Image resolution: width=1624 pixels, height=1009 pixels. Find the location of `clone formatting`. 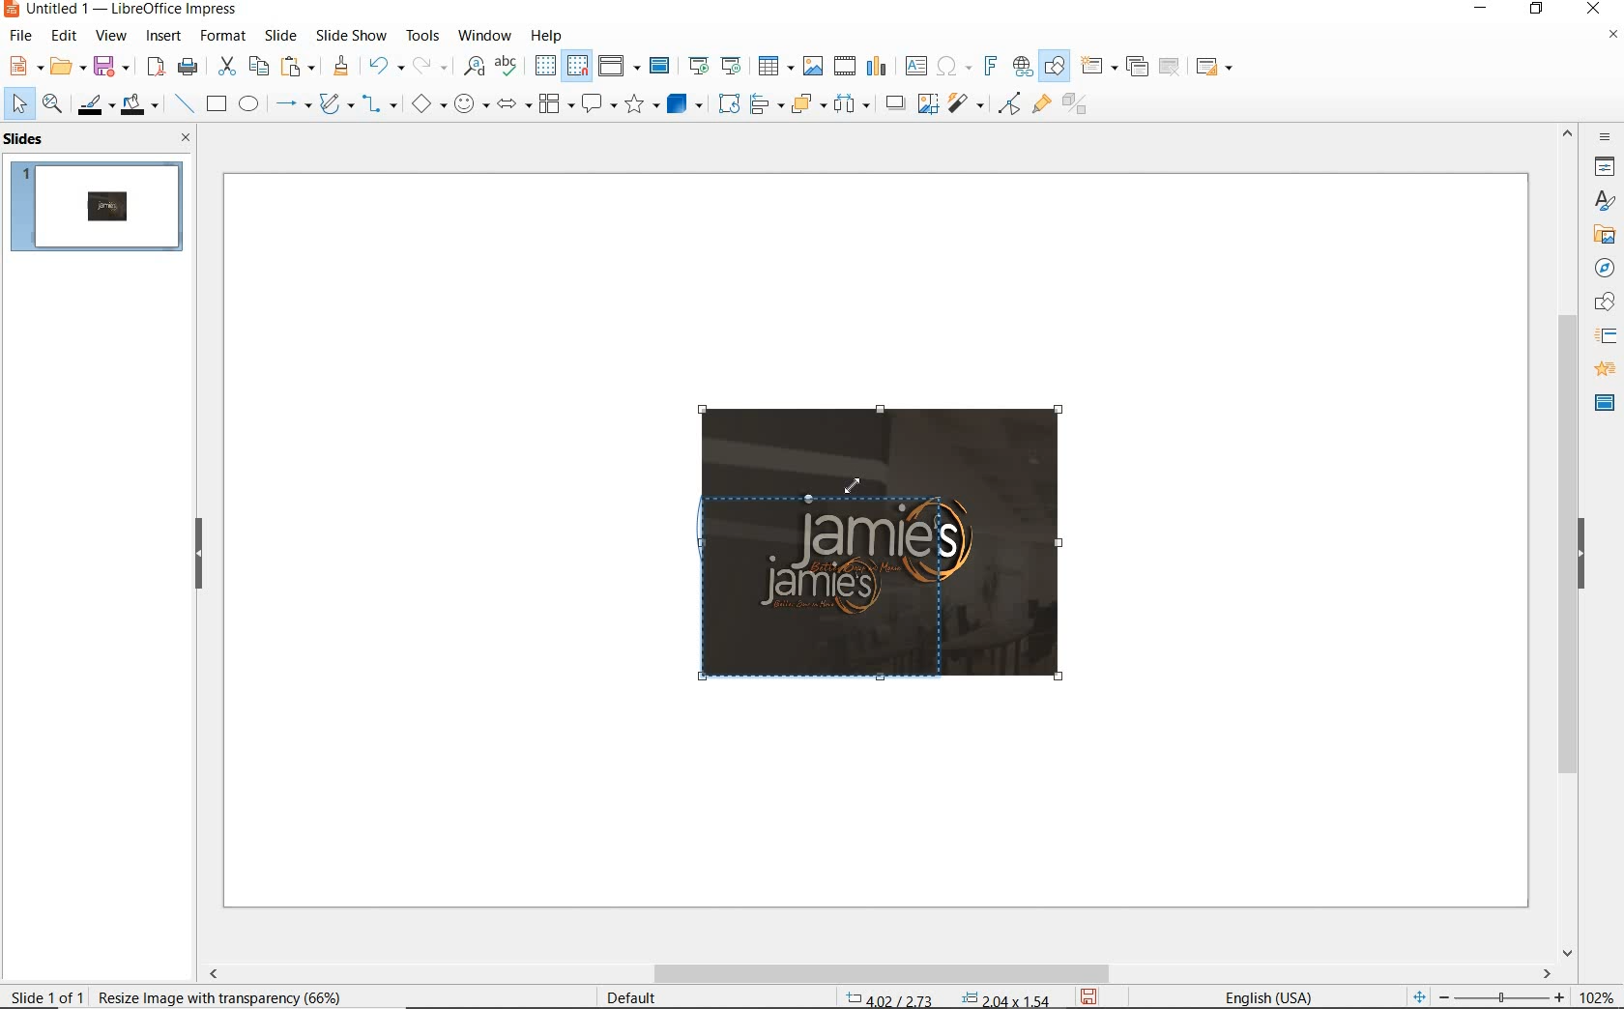

clone formatting is located at coordinates (341, 67).